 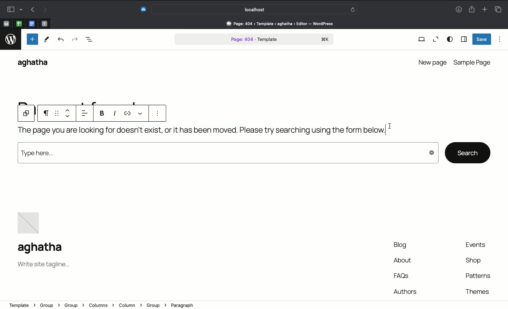 I want to click on open tab, google docs, so click(x=31, y=24).